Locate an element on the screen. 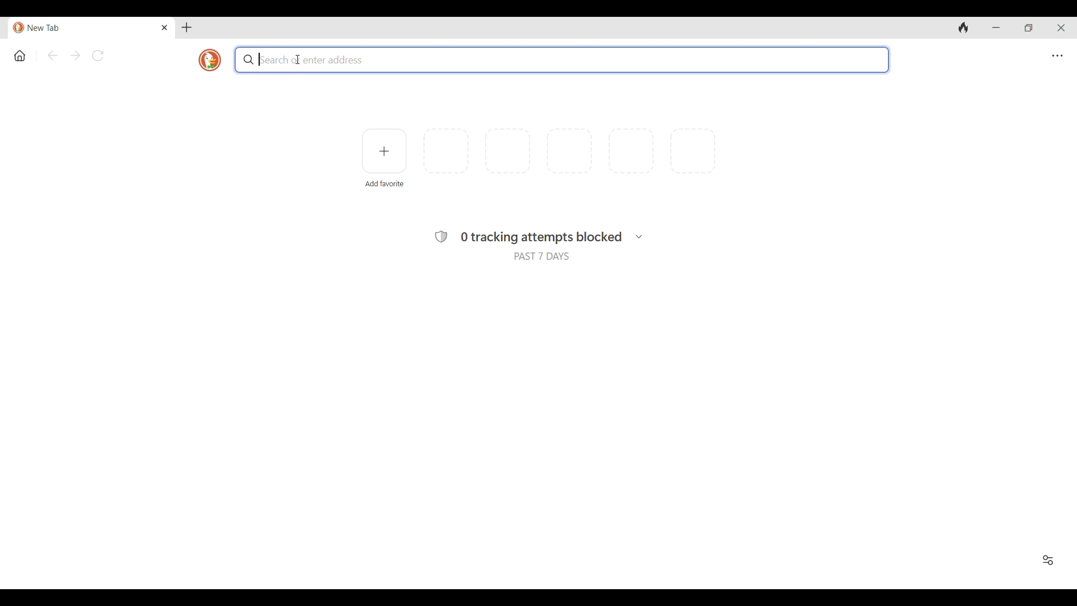 The width and height of the screenshot is (1077, 606). Browser logo is located at coordinates (210, 60).